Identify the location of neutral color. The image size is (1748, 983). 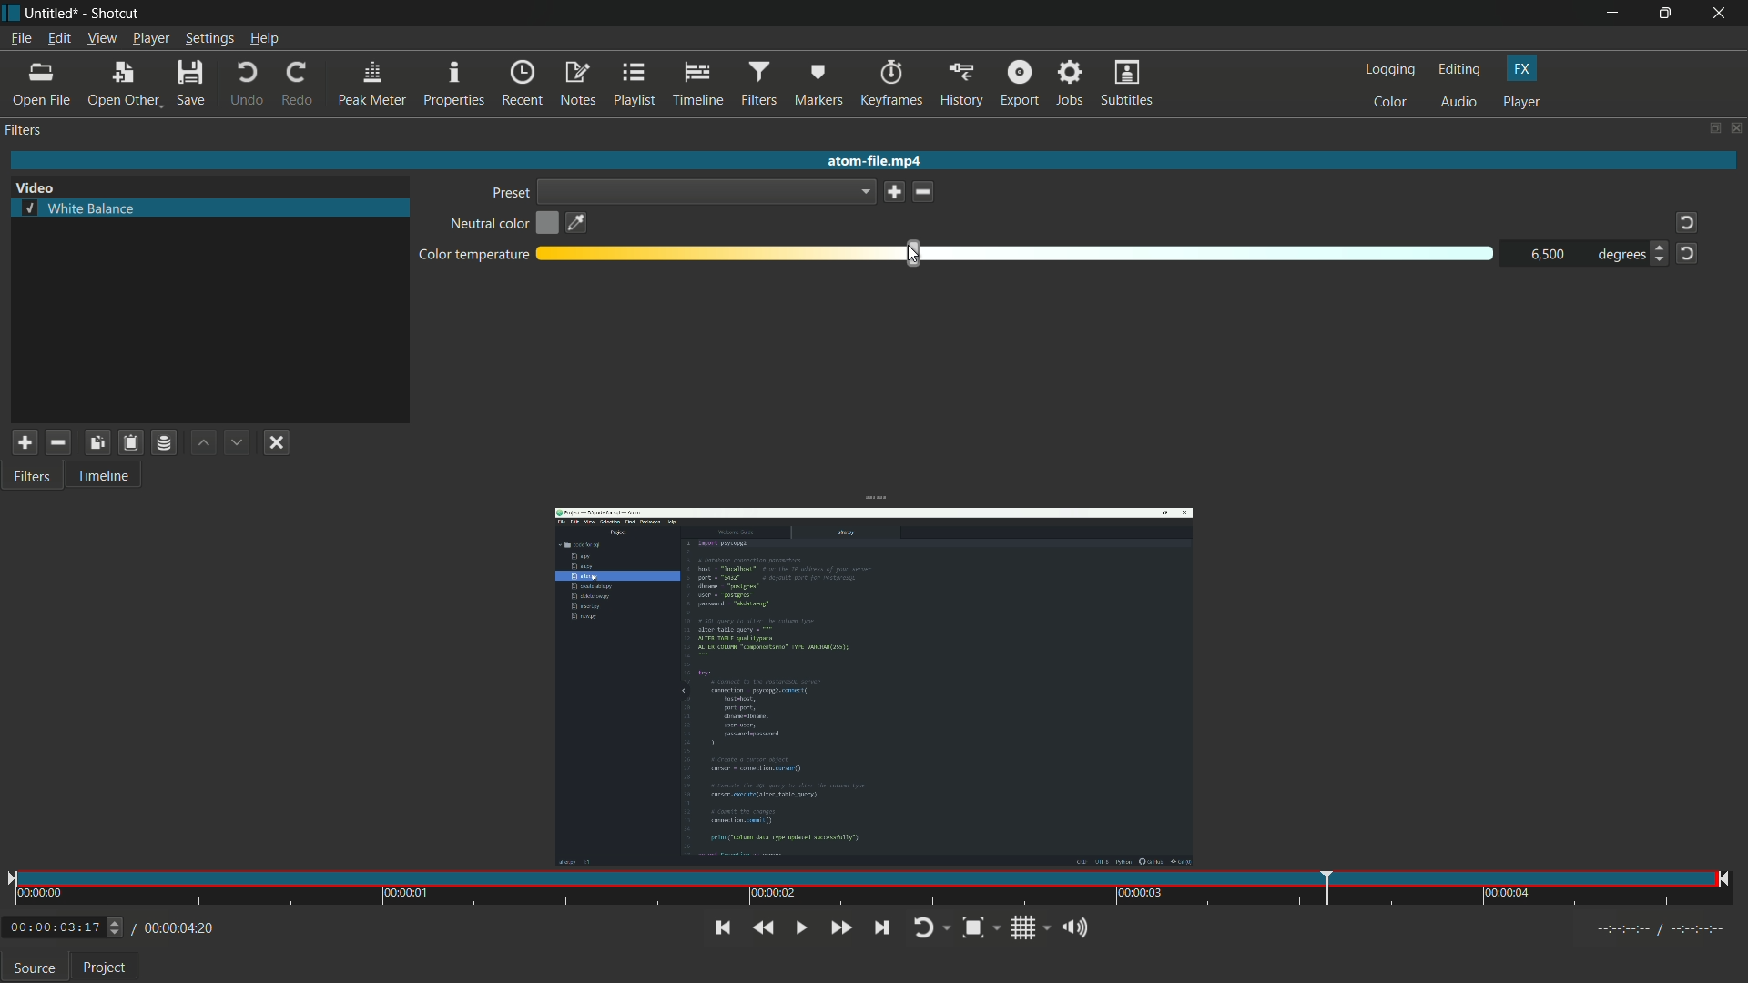
(487, 225).